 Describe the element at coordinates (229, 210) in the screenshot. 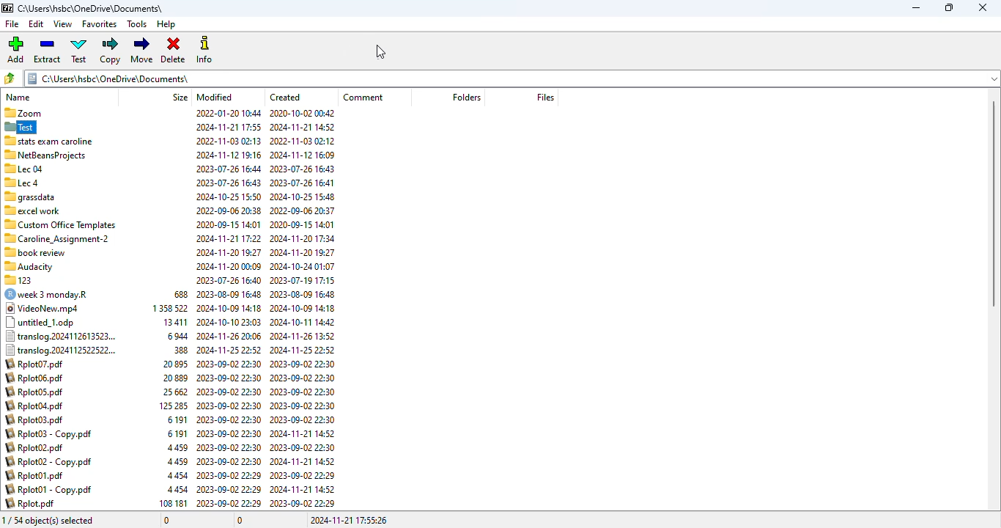

I see `2022-09-06 20:38` at that location.